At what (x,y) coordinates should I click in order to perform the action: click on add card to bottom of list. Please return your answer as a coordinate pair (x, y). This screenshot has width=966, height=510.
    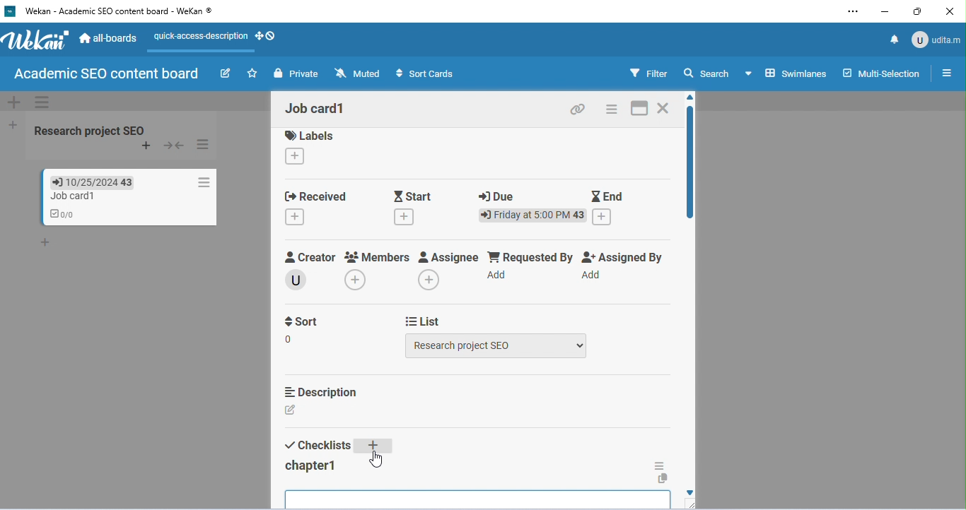
    Looking at the image, I should click on (47, 228).